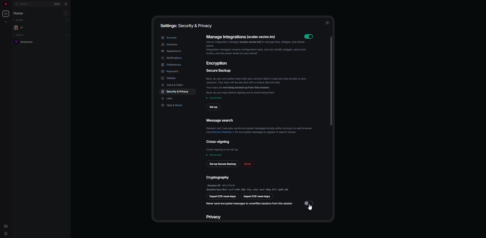 The height and width of the screenshot is (238, 486). Describe the element at coordinates (214, 98) in the screenshot. I see `advanced` at that location.